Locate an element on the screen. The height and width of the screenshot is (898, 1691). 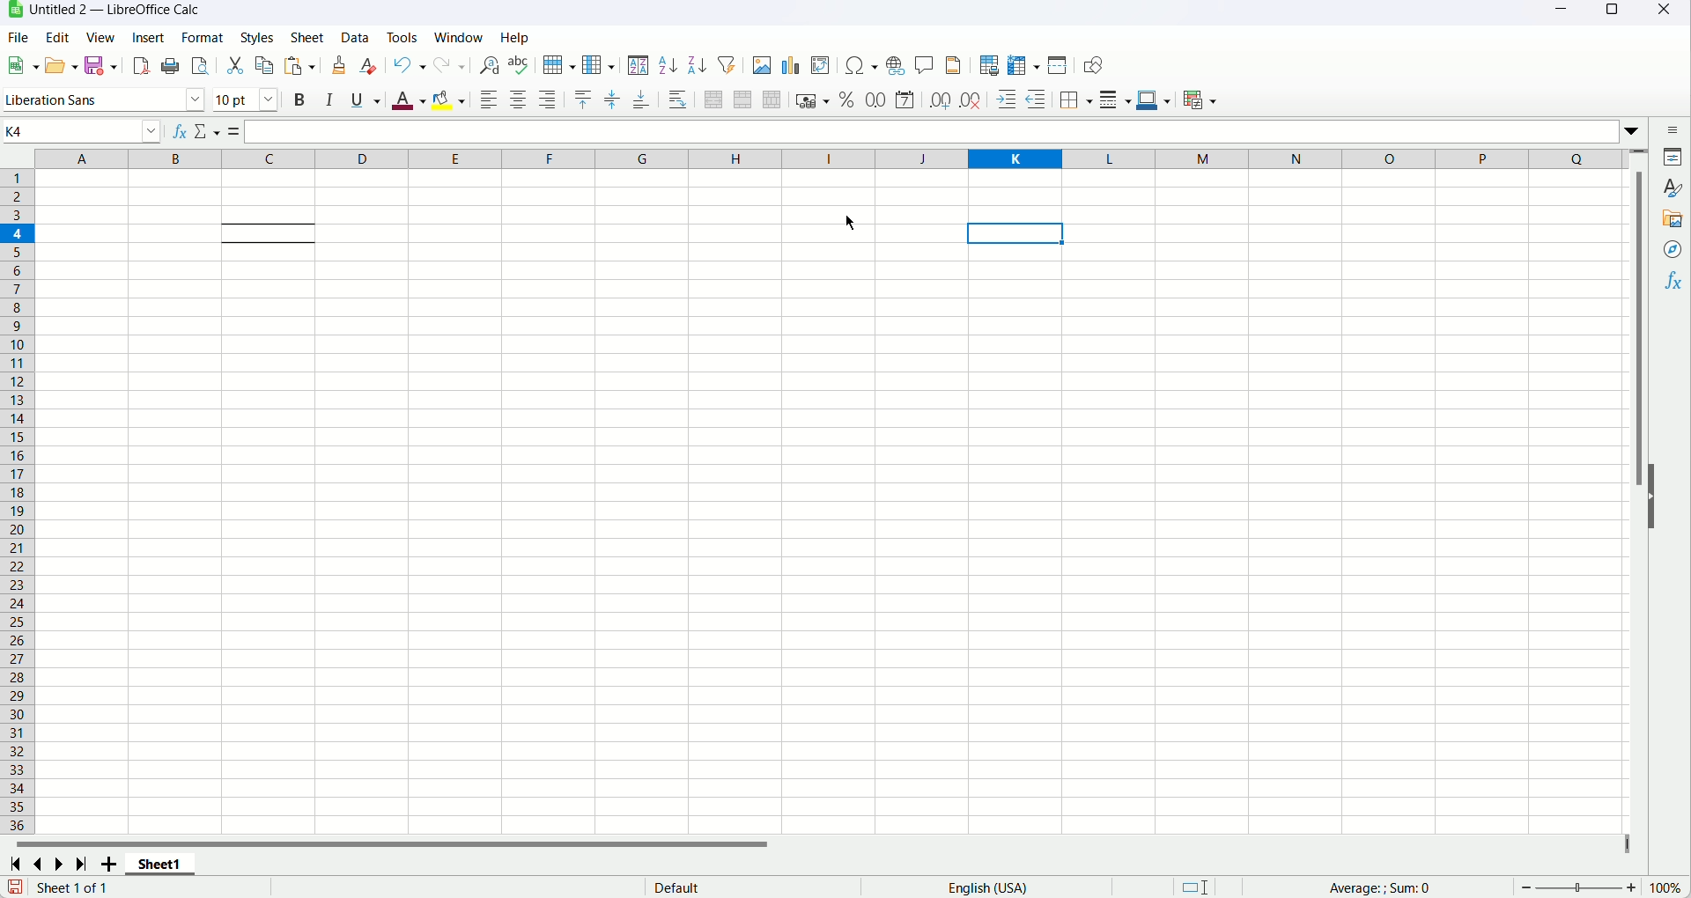
Align bottom is located at coordinates (642, 99).